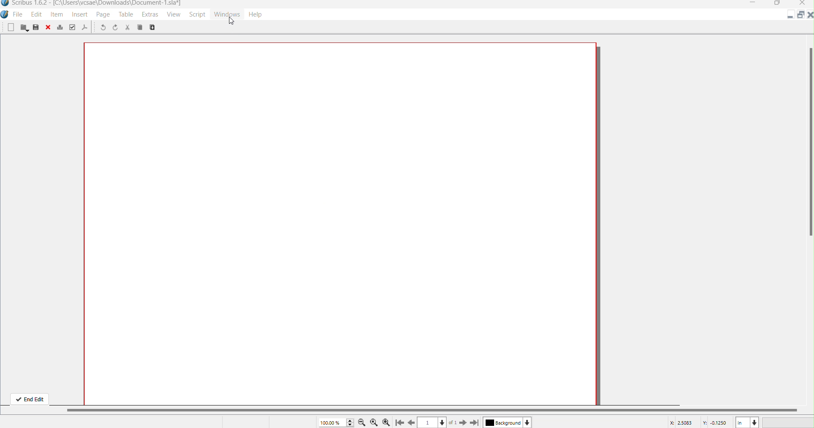 Image resolution: width=814 pixels, height=428 pixels. What do you see at coordinates (231, 21) in the screenshot?
I see `cursor` at bounding box center [231, 21].